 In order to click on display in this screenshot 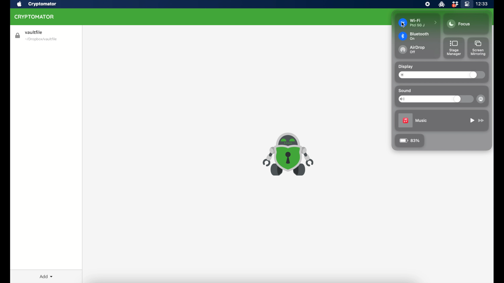, I will do `click(443, 72)`.